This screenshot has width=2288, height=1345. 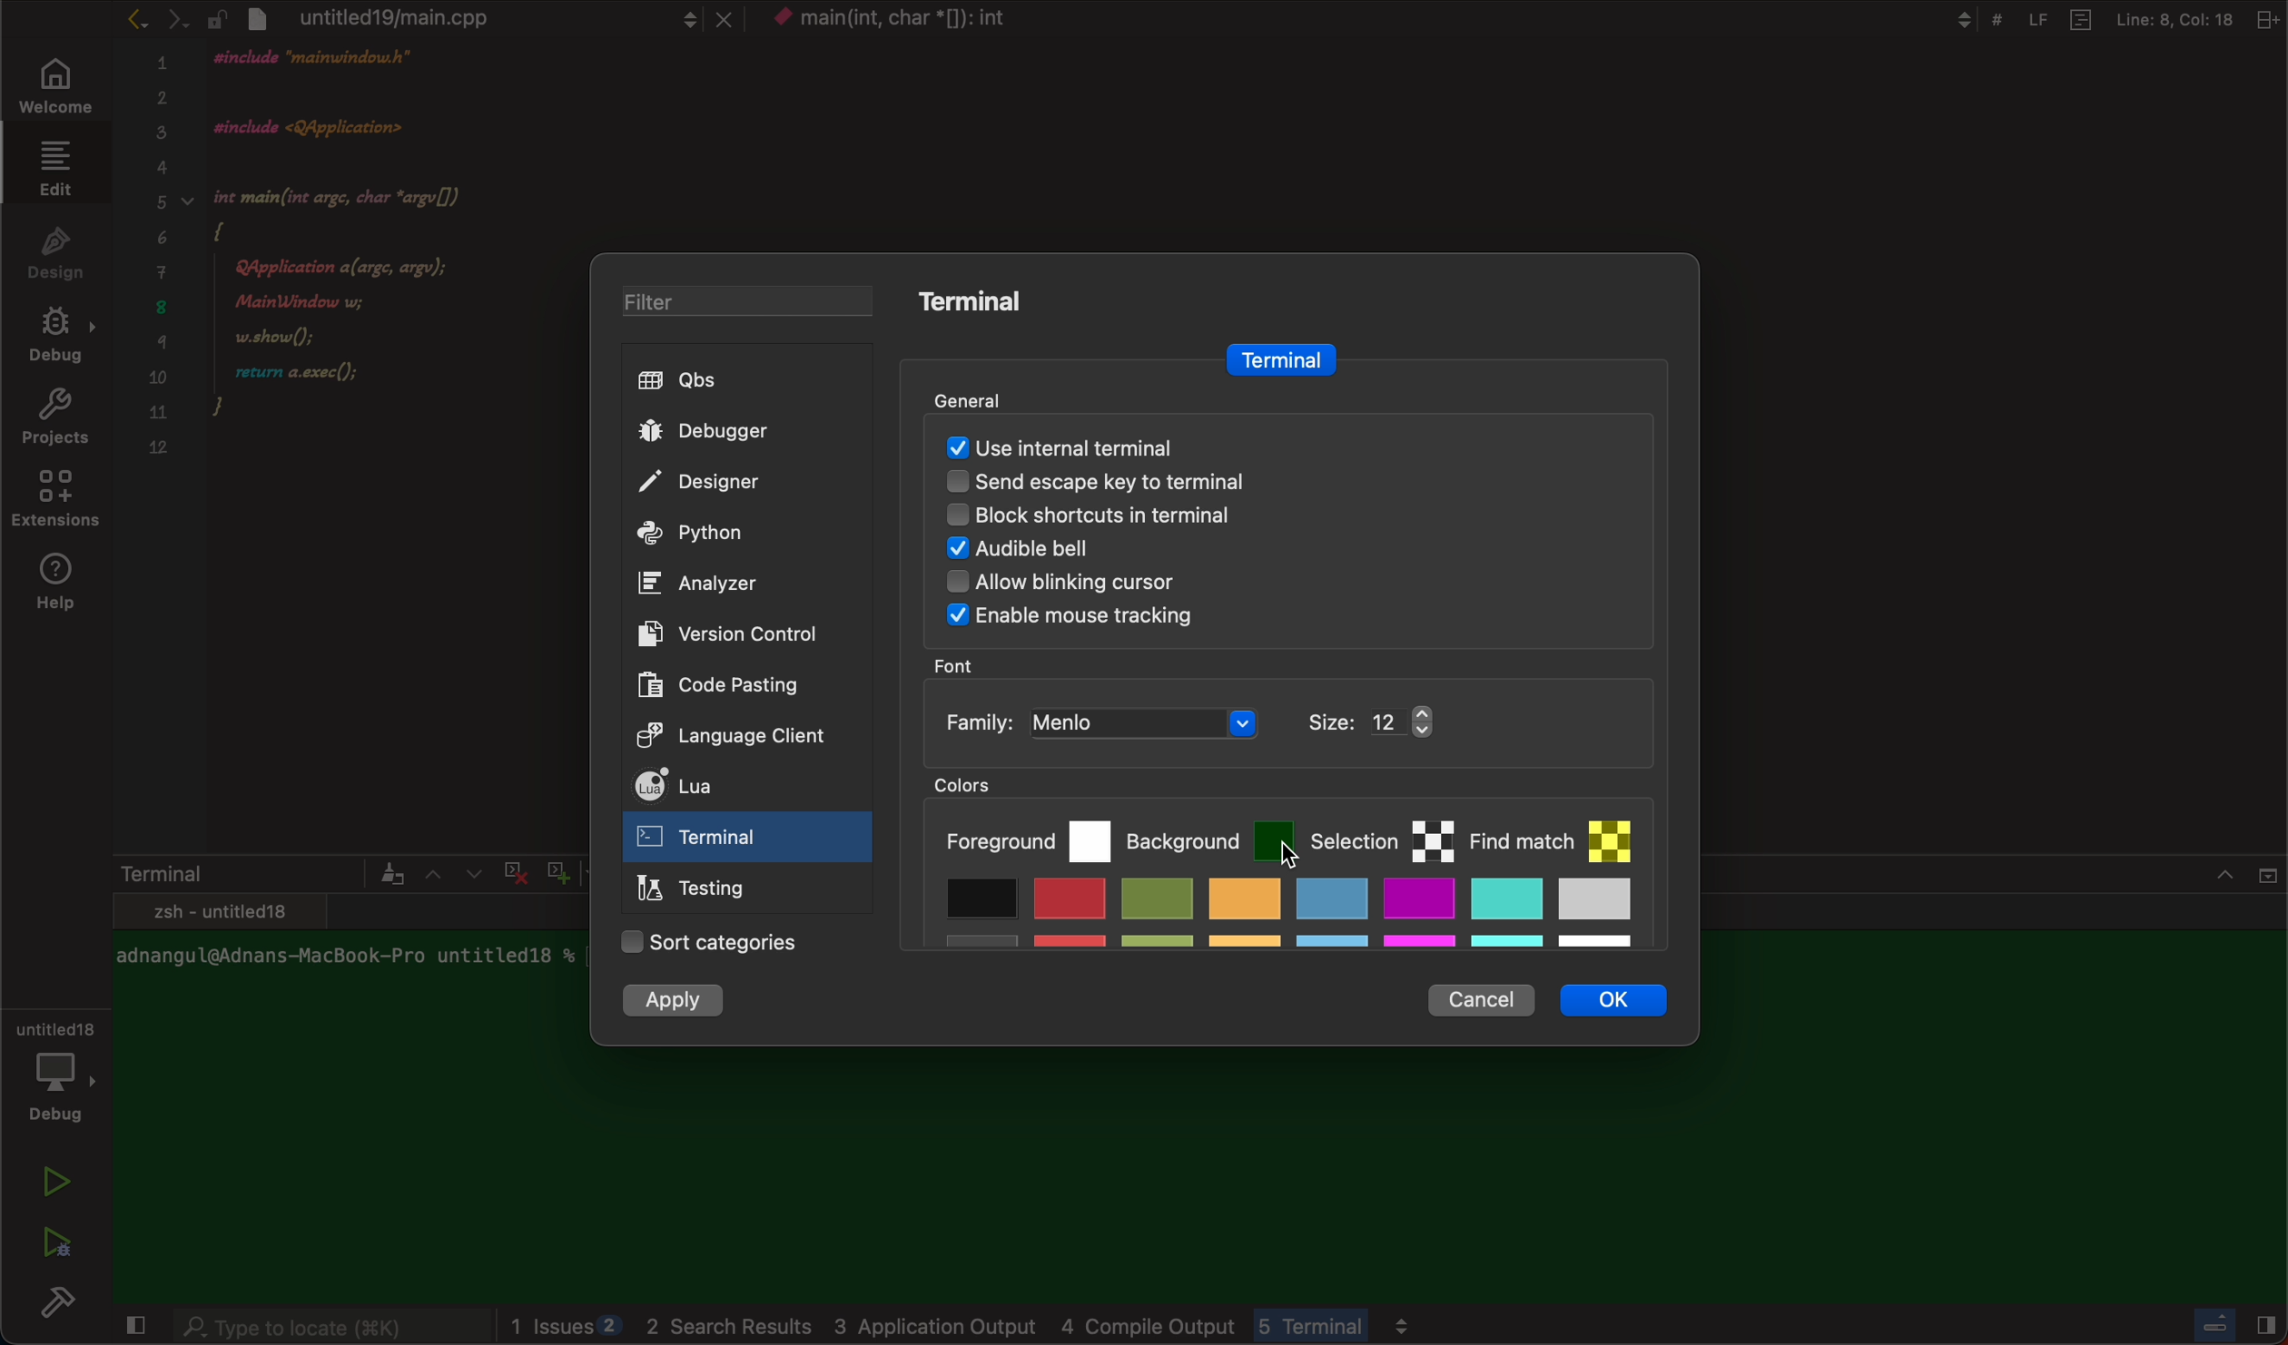 What do you see at coordinates (678, 1003) in the screenshot?
I see `apply` at bounding box center [678, 1003].